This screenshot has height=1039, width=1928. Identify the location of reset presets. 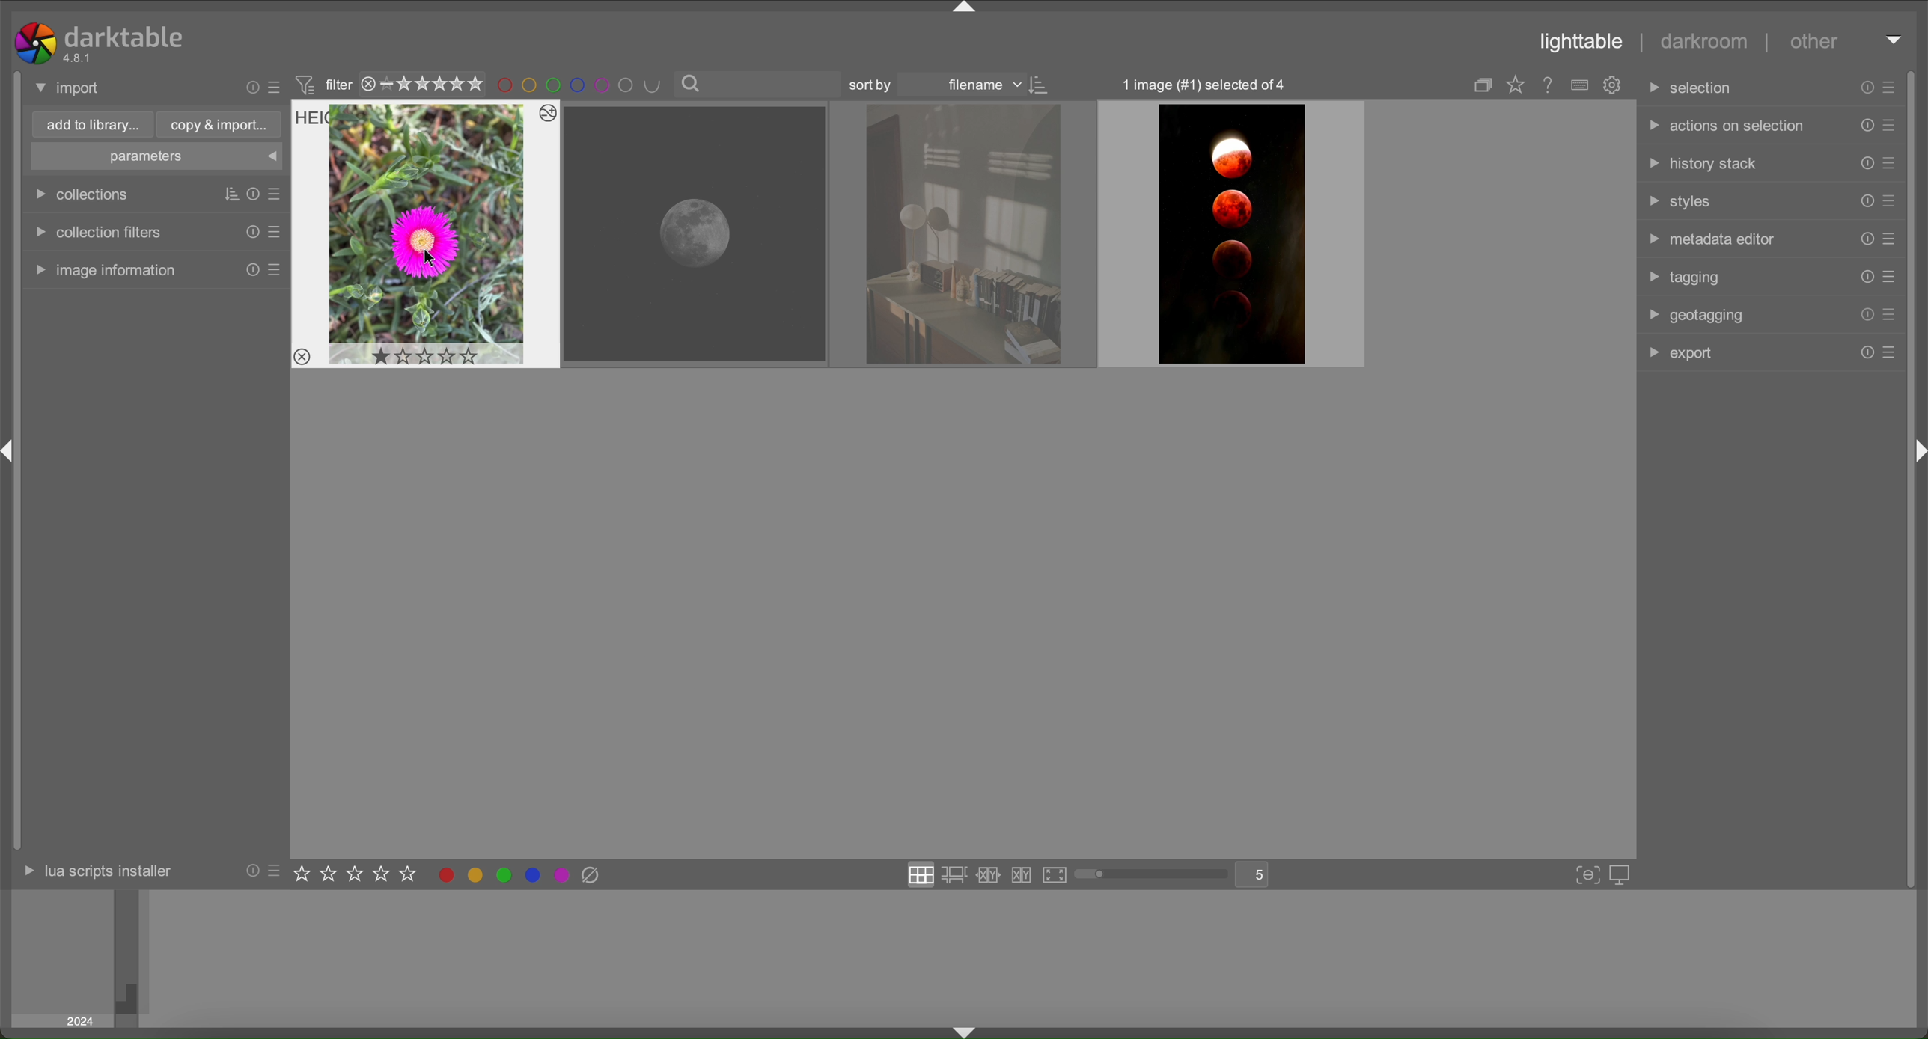
(1864, 124).